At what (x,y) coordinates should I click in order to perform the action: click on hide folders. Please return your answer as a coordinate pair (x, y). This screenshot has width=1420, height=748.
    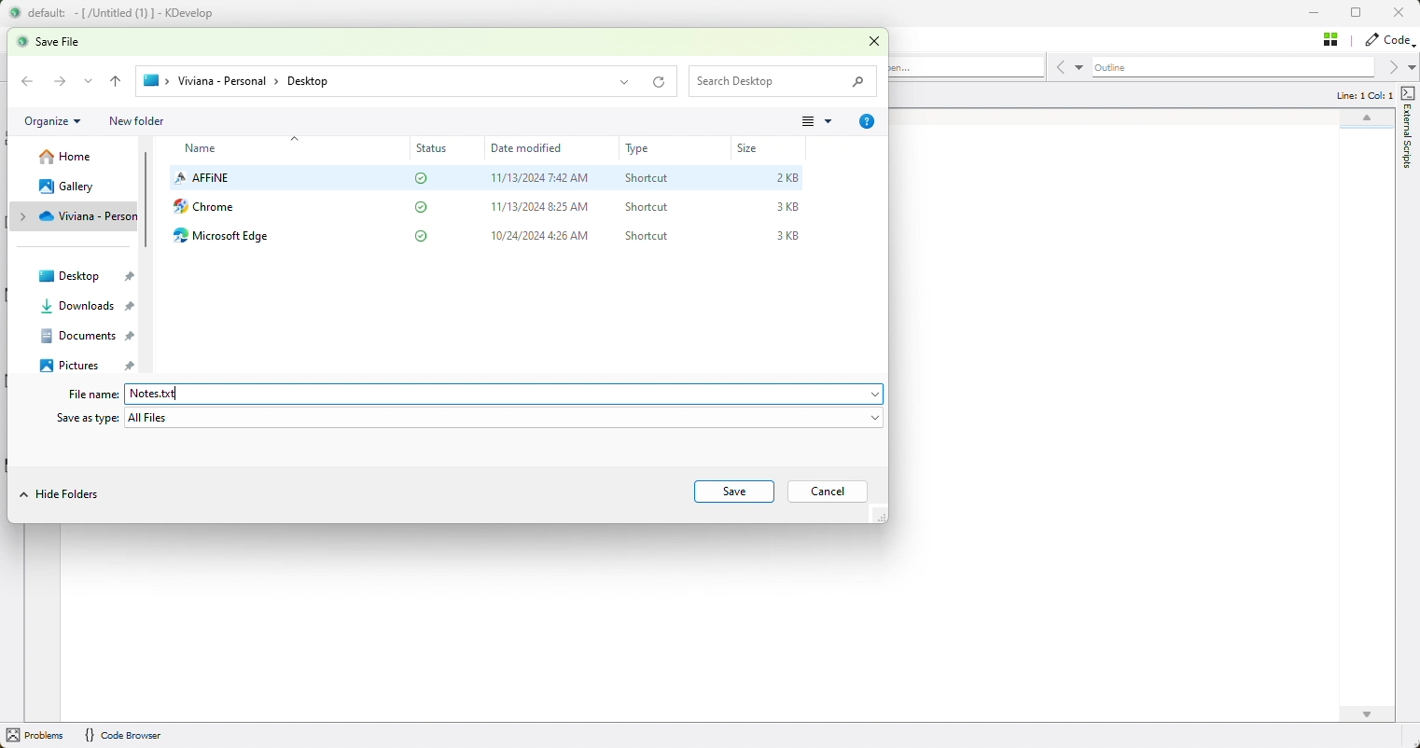
    Looking at the image, I should click on (60, 495).